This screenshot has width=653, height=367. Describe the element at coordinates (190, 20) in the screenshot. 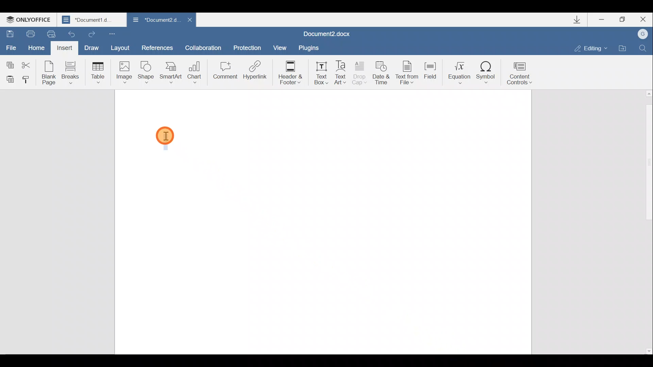

I see `Close` at that location.